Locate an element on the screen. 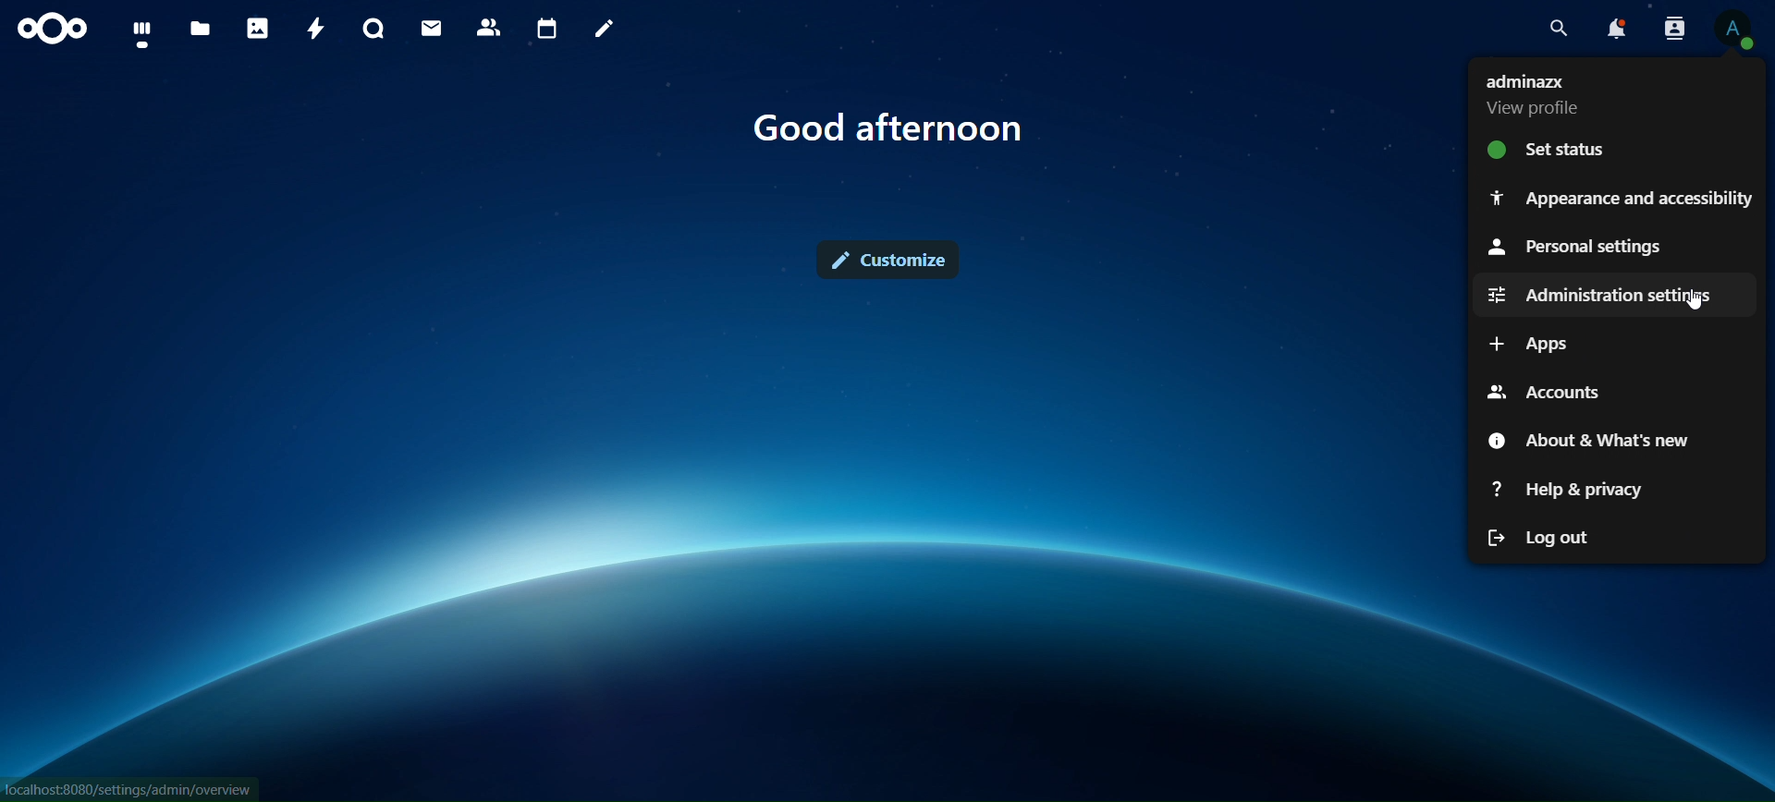  administration settings is located at coordinates (1593, 296).